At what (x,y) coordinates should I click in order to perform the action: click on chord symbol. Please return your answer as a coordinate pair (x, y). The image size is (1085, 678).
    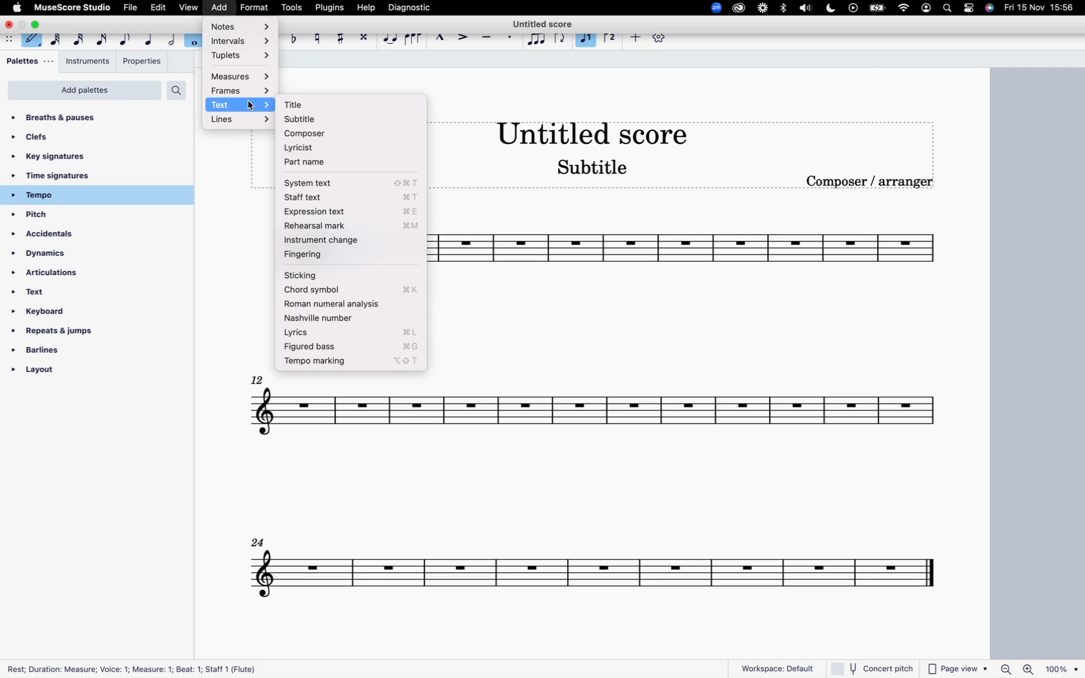
    Looking at the image, I should click on (349, 289).